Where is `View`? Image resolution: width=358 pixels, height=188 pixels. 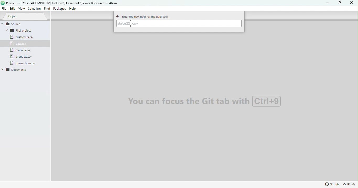
View is located at coordinates (22, 9).